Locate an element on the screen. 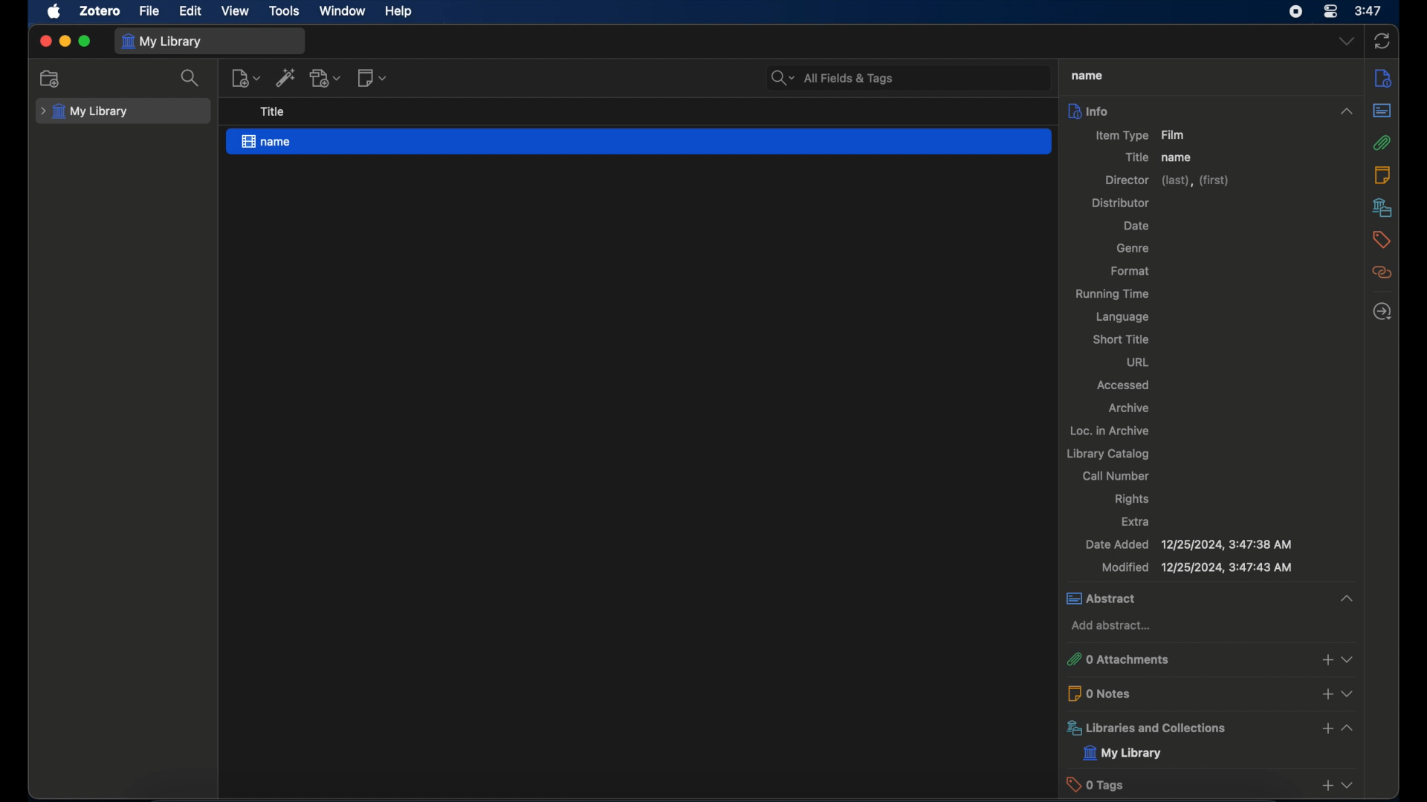 Image resolution: width=1427 pixels, height=802 pixels. my library is located at coordinates (1123, 753).